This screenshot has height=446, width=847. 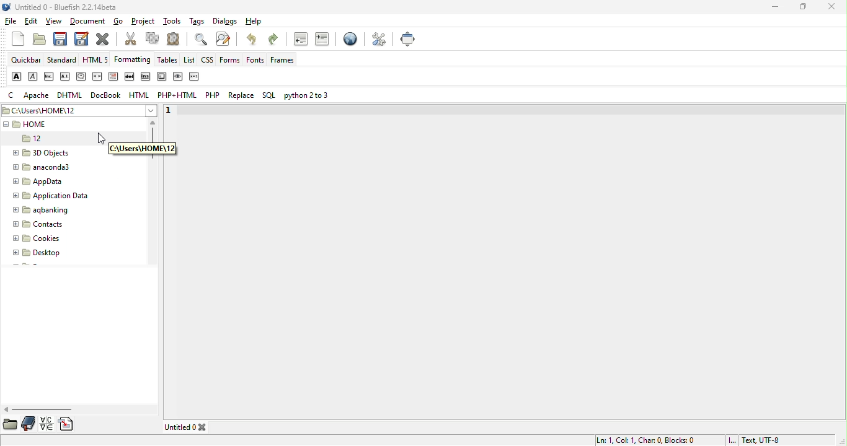 I want to click on minimize, so click(x=778, y=9).